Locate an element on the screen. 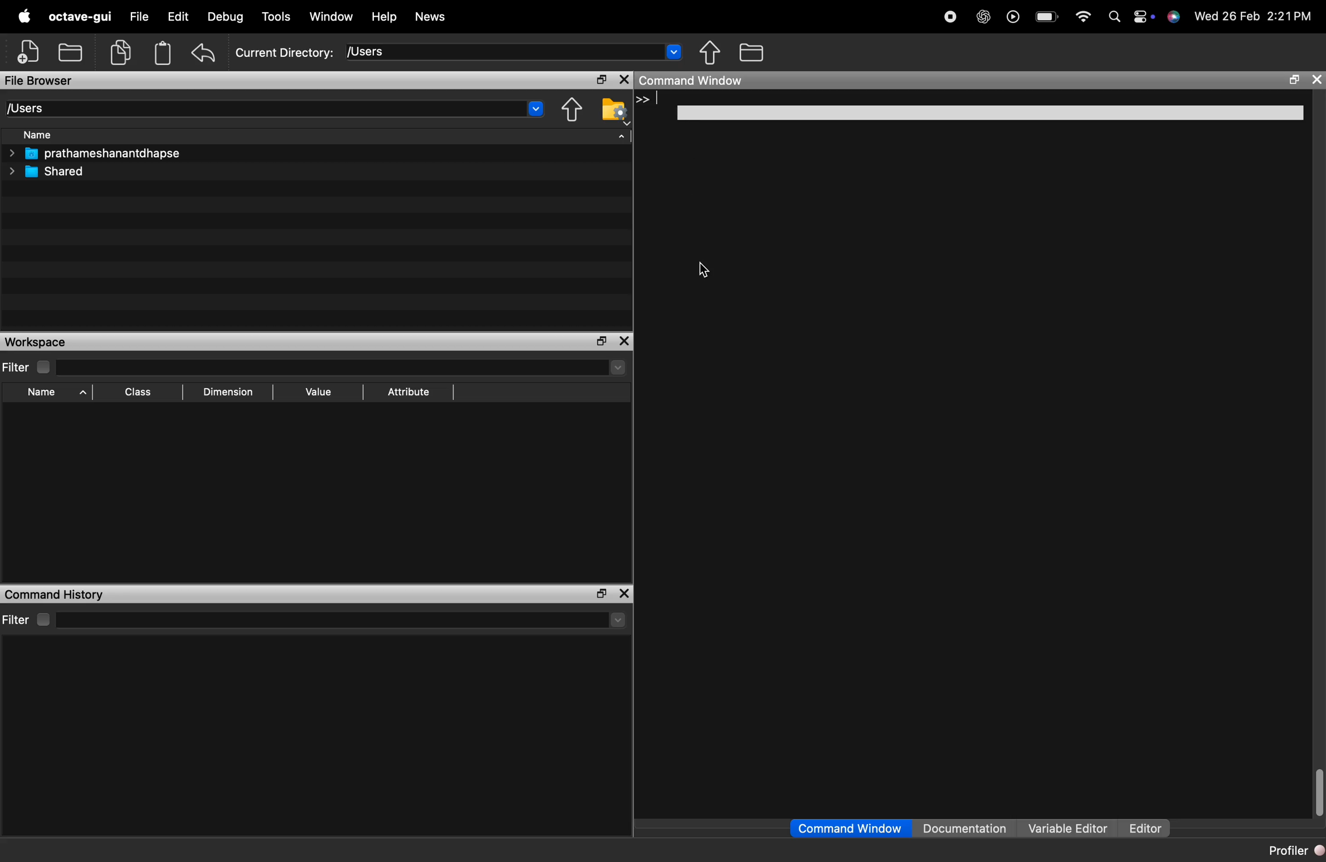  Stop is located at coordinates (952, 15).